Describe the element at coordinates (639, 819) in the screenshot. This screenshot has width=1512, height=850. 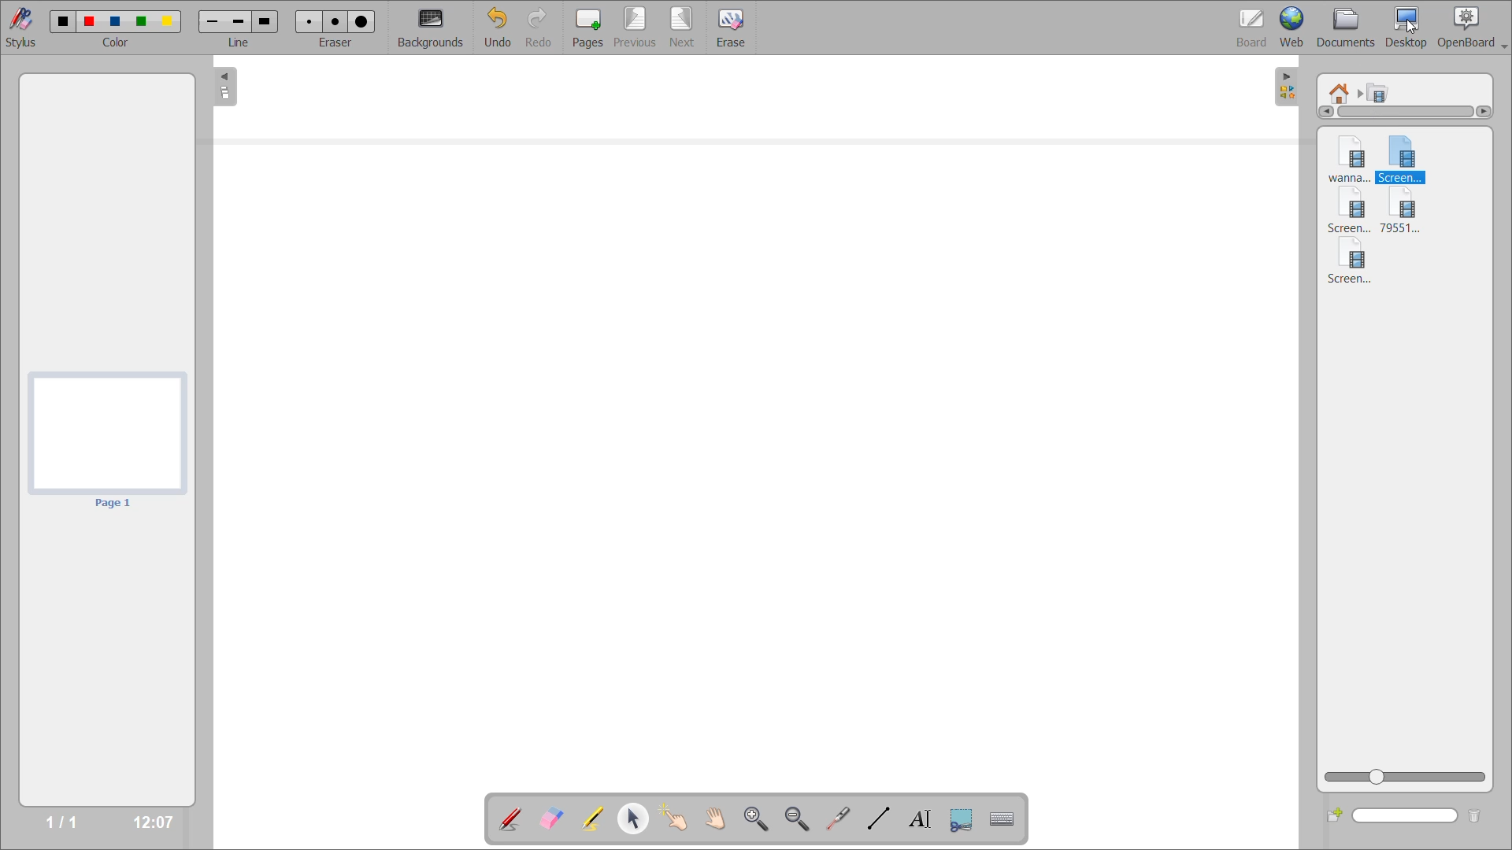
I see `select and modify objects` at that location.